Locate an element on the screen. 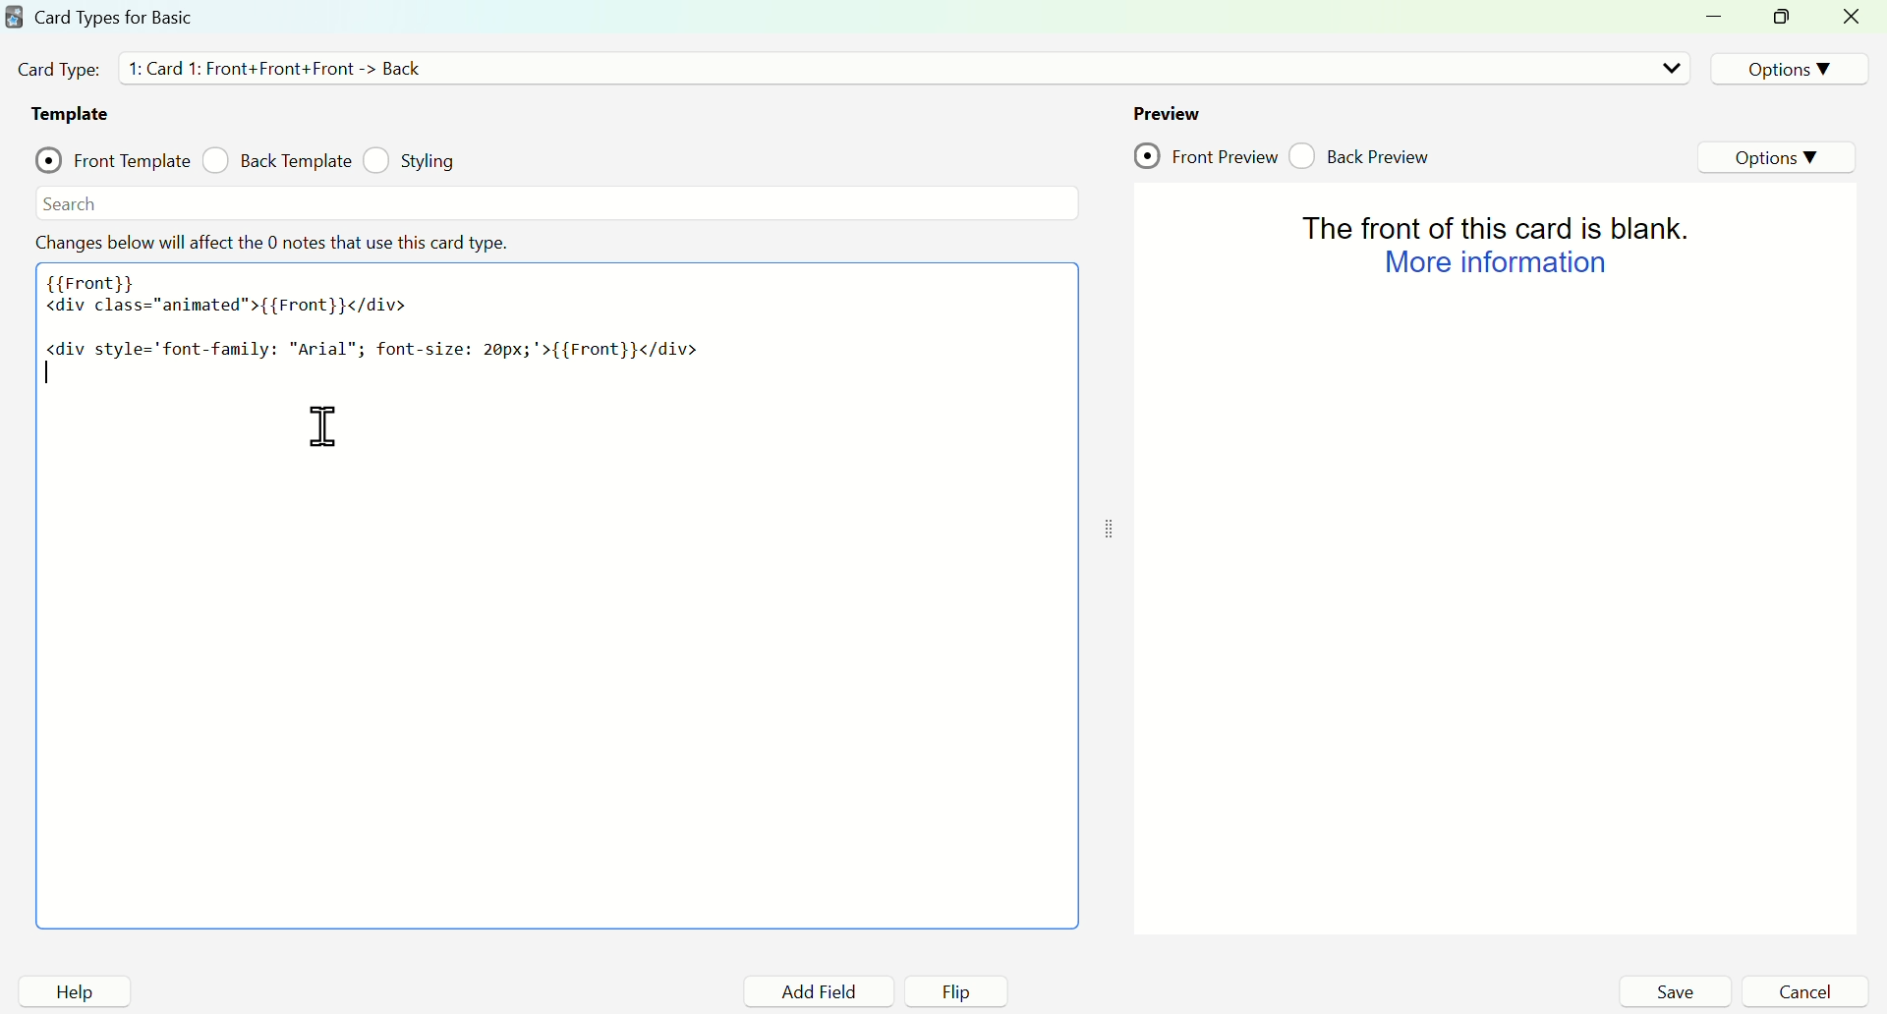 The height and width of the screenshot is (1014, 1887). flip is located at coordinates (958, 992).